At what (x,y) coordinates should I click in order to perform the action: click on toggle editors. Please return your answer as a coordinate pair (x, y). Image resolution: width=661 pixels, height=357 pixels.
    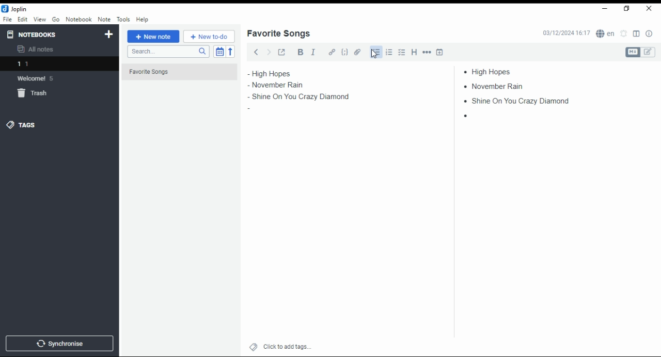
    Looking at the image, I should click on (640, 52).